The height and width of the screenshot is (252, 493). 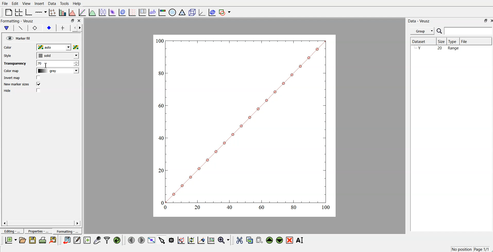 I want to click on shape fill, so click(x=6, y=28).